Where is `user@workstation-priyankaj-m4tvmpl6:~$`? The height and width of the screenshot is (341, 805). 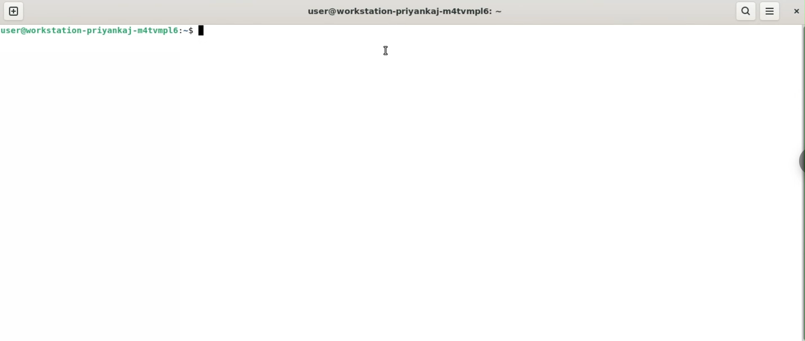
user@workstation-priyankaj-m4tvmpl6:~$ is located at coordinates (102, 30).